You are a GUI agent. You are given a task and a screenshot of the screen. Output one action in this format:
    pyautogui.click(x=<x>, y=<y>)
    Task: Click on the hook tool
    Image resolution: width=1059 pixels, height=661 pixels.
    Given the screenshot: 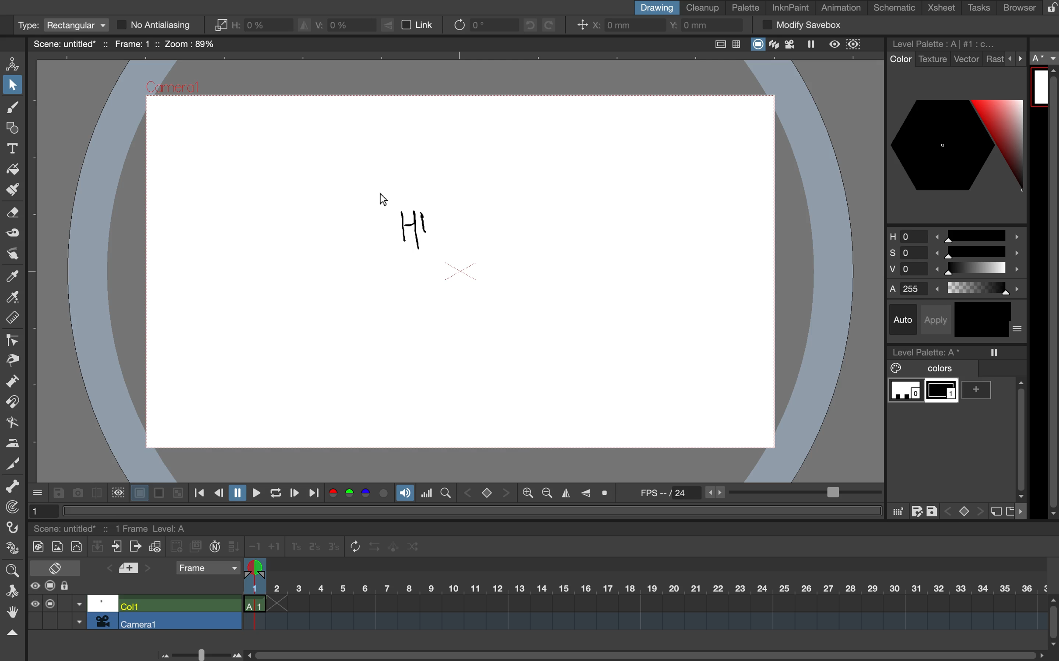 What is the action you would take?
    pyautogui.click(x=14, y=529)
    